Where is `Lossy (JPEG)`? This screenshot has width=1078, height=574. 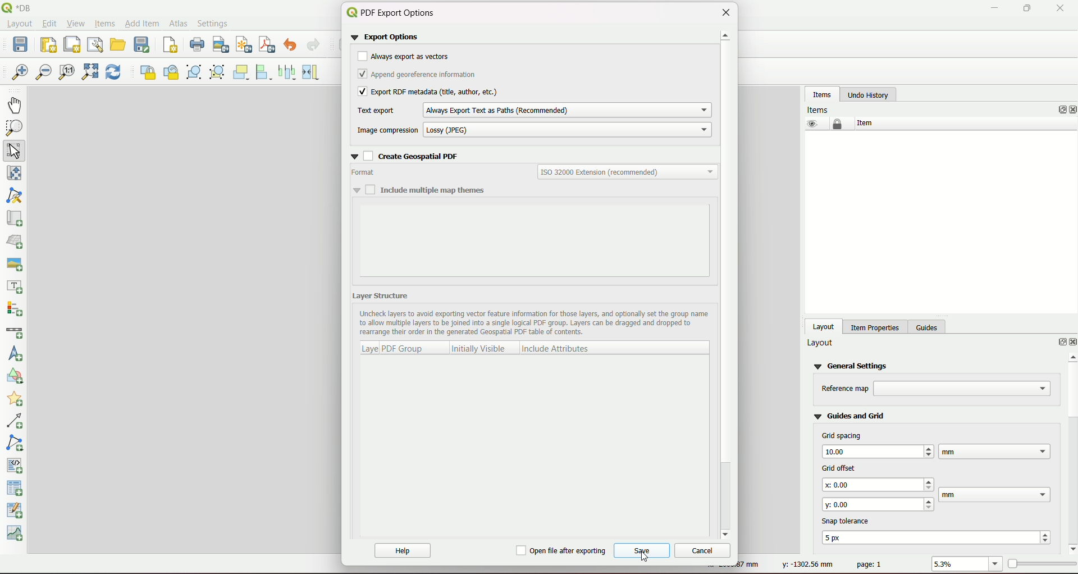
Lossy (JPEG) is located at coordinates (568, 130).